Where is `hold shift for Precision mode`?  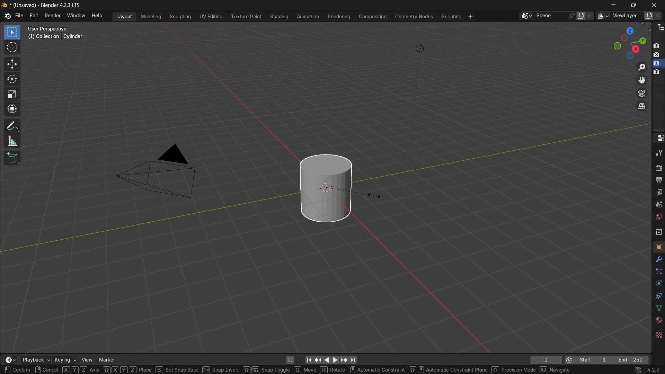
hold shift for Precision mode is located at coordinates (513, 370).